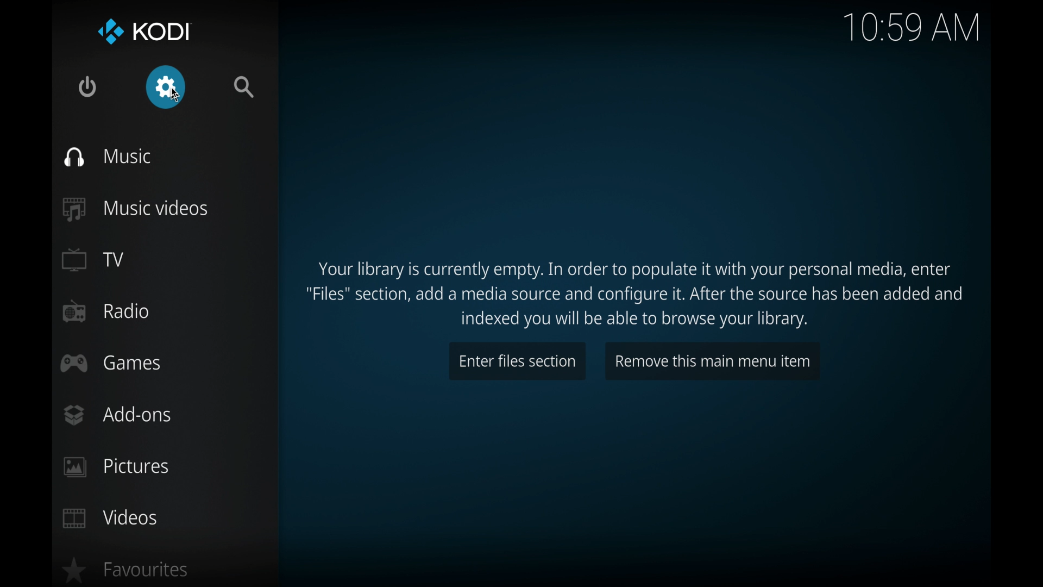 The height and width of the screenshot is (587, 1043). Describe the element at coordinates (87, 86) in the screenshot. I see `quit kodi` at that location.